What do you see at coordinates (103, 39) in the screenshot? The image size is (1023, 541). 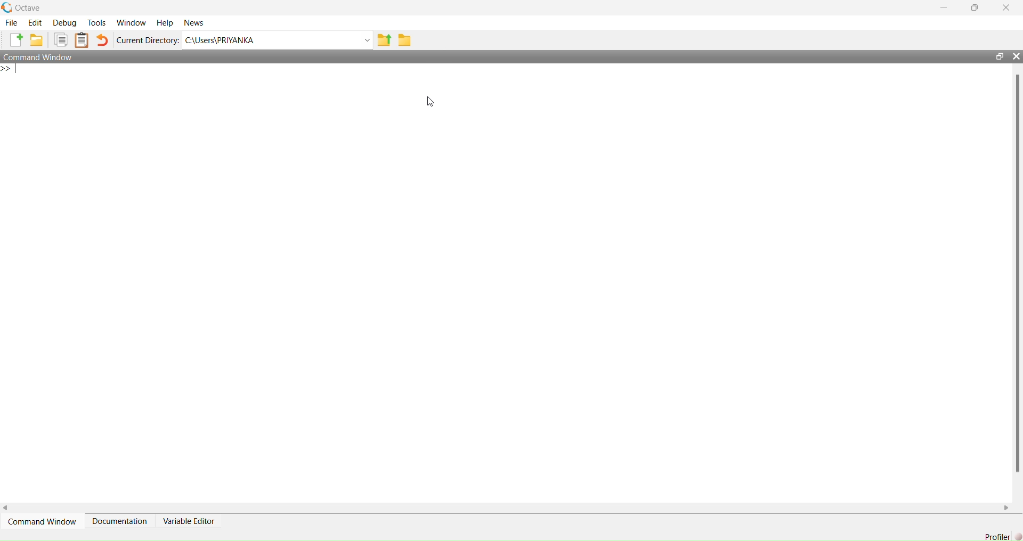 I see `Undo` at bounding box center [103, 39].